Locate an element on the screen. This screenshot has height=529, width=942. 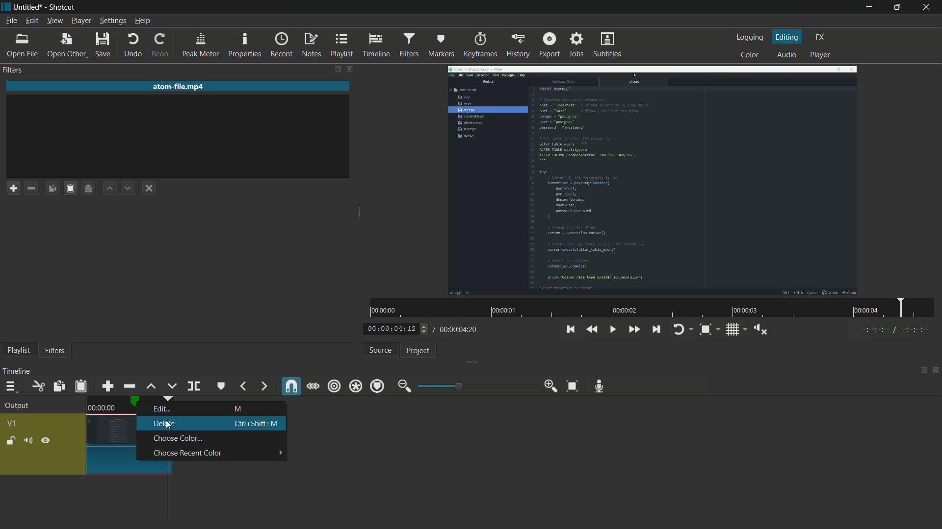
total time is located at coordinates (460, 330).